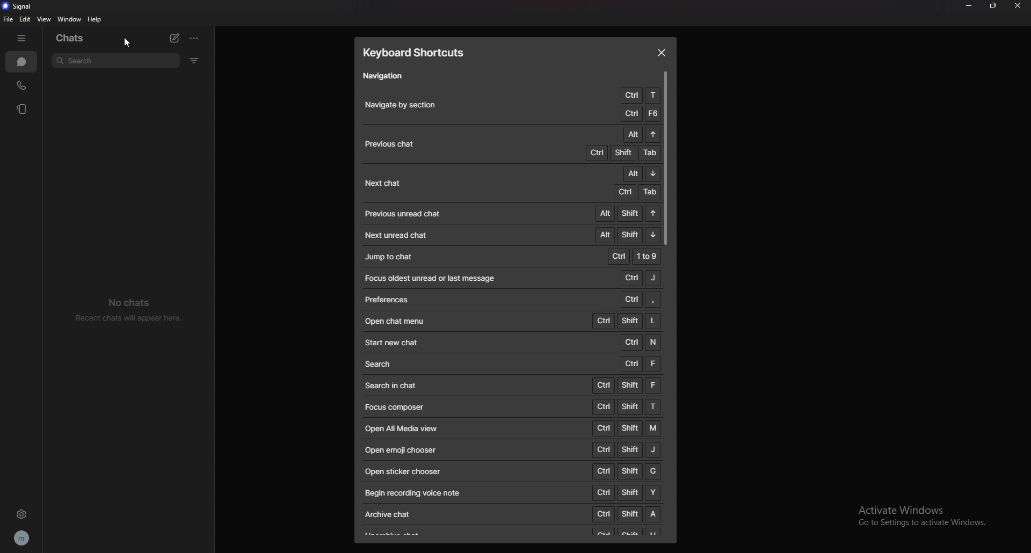  What do you see at coordinates (396, 385) in the screenshot?
I see `search chat` at bounding box center [396, 385].